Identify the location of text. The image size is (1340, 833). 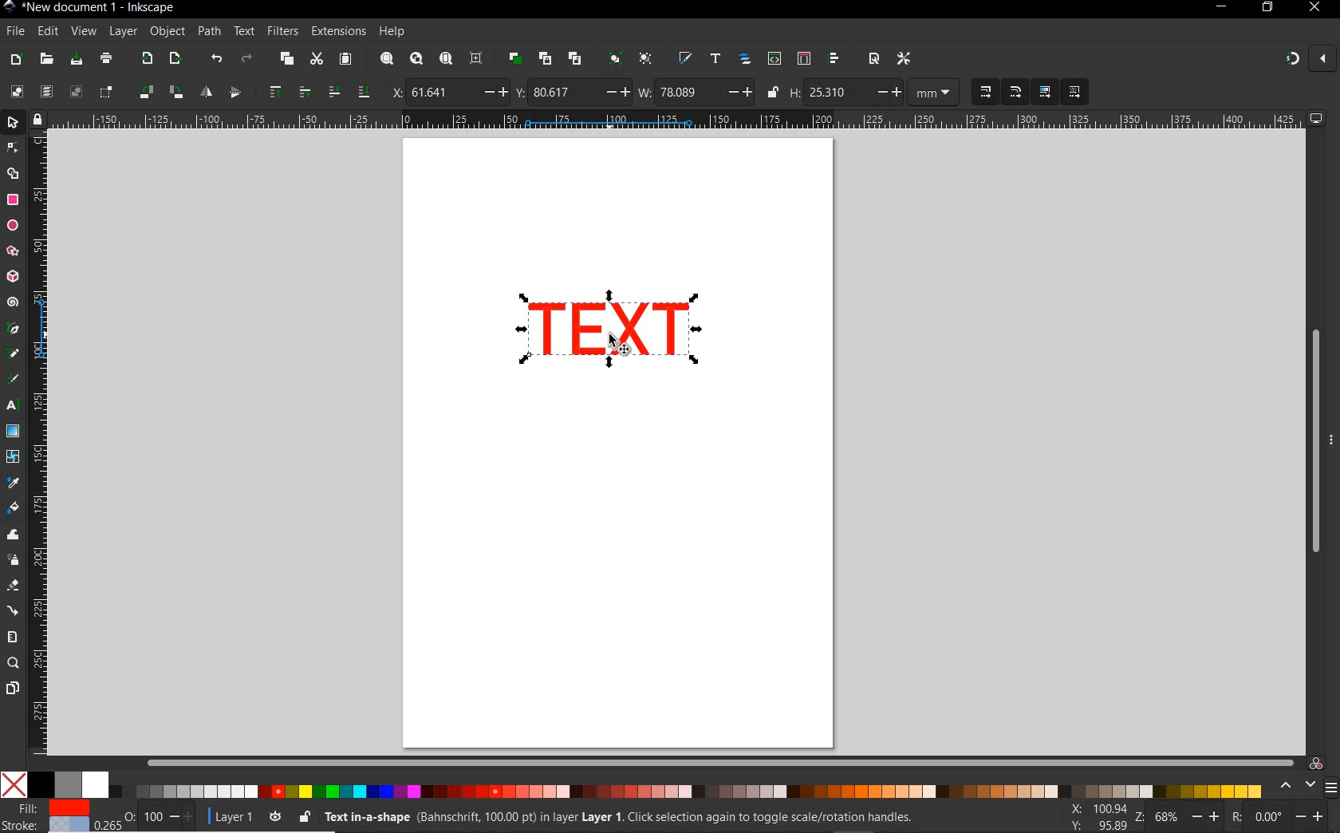
(245, 32).